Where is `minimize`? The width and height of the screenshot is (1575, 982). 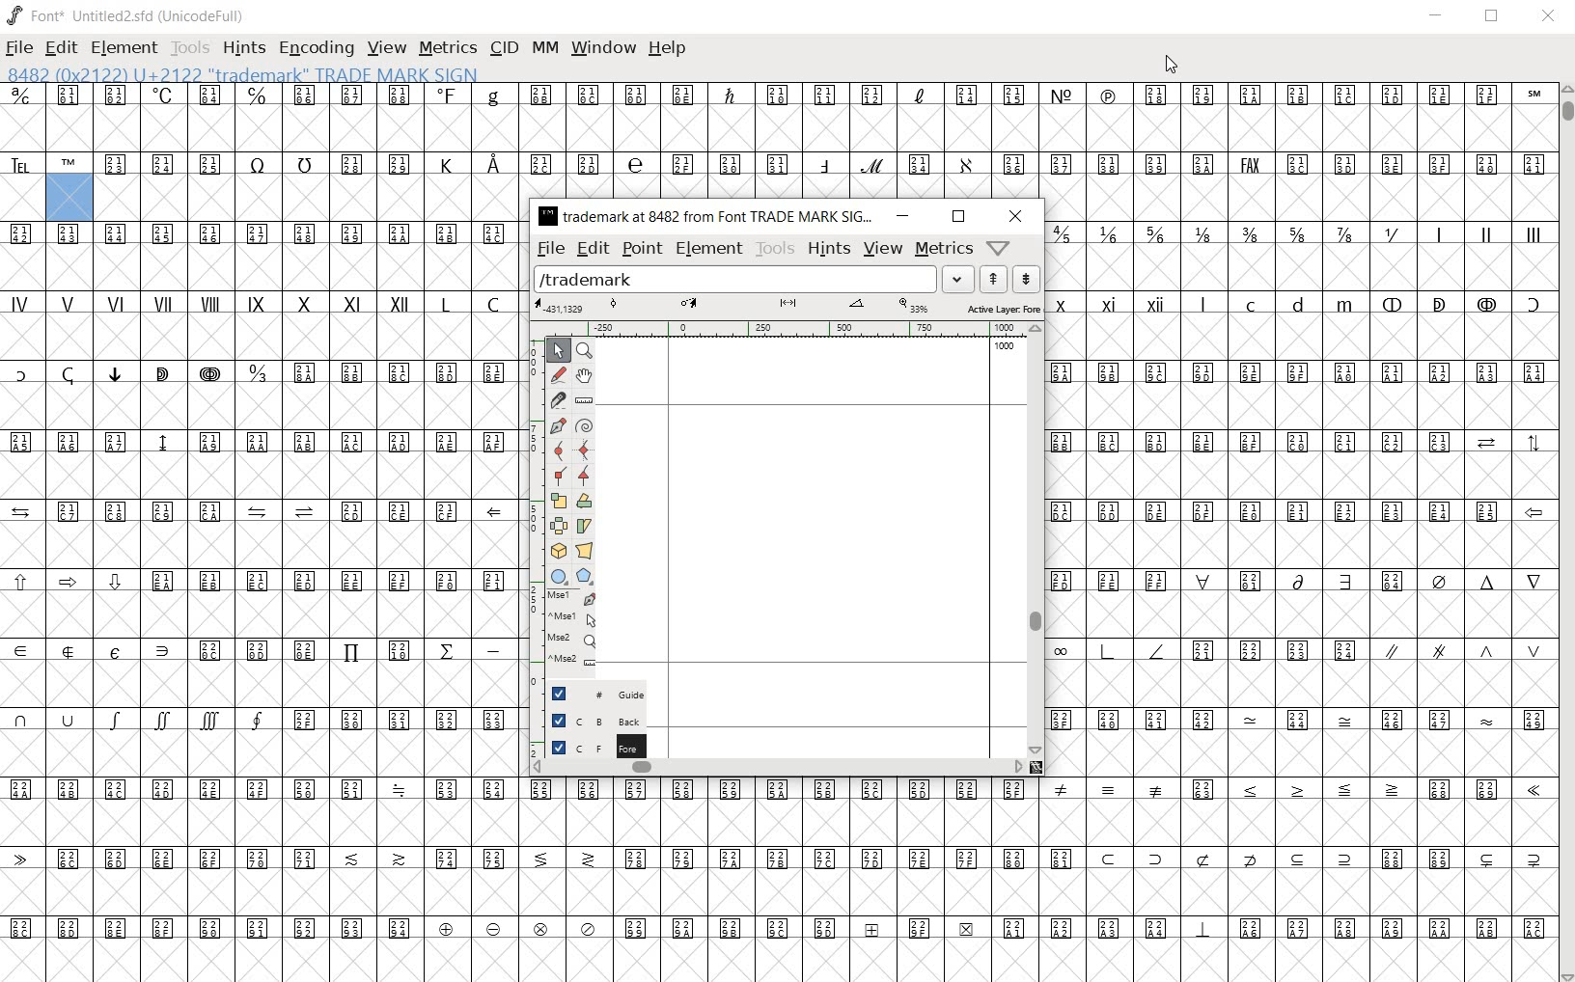
minimize is located at coordinates (903, 216).